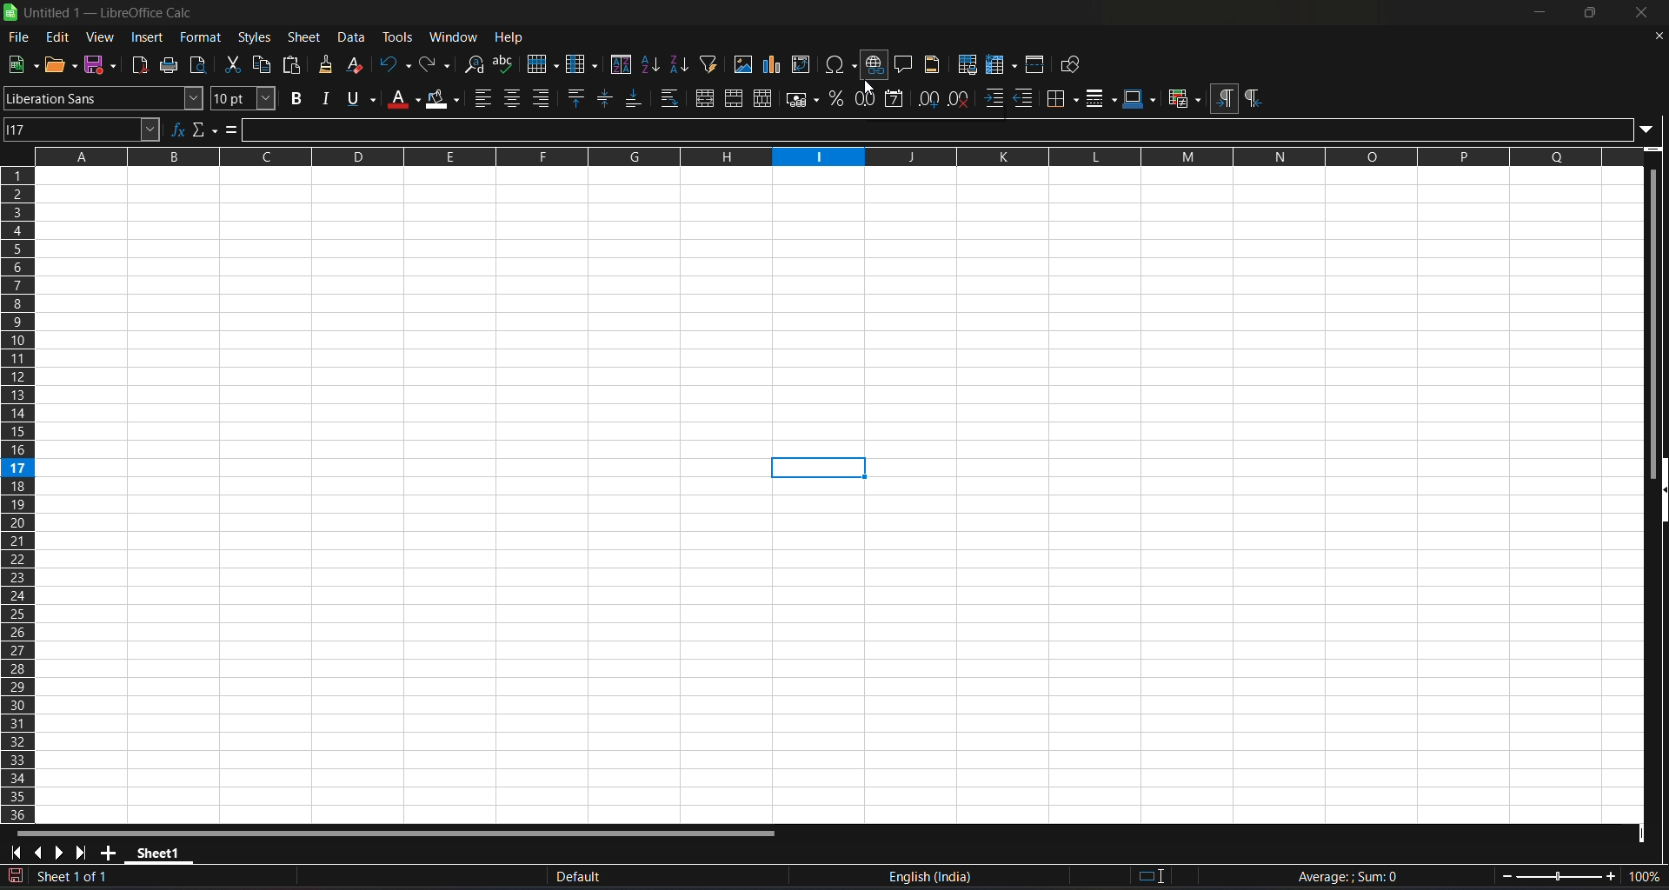 This screenshot has width=1669, height=890. What do you see at coordinates (1154, 877) in the screenshot?
I see `standard selection` at bounding box center [1154, 877].